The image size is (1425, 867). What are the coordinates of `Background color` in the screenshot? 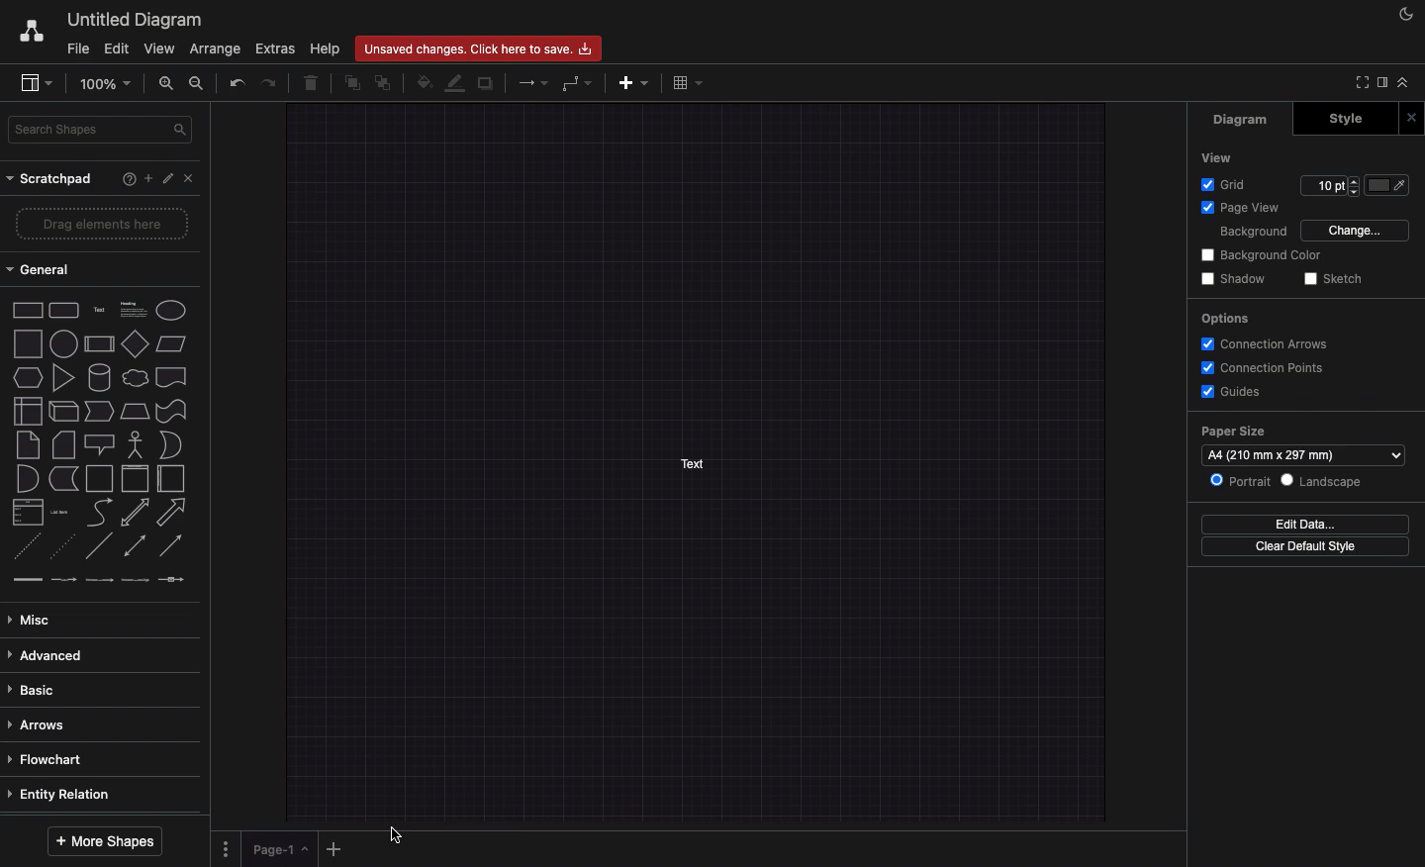 It's located at (1260, 255).